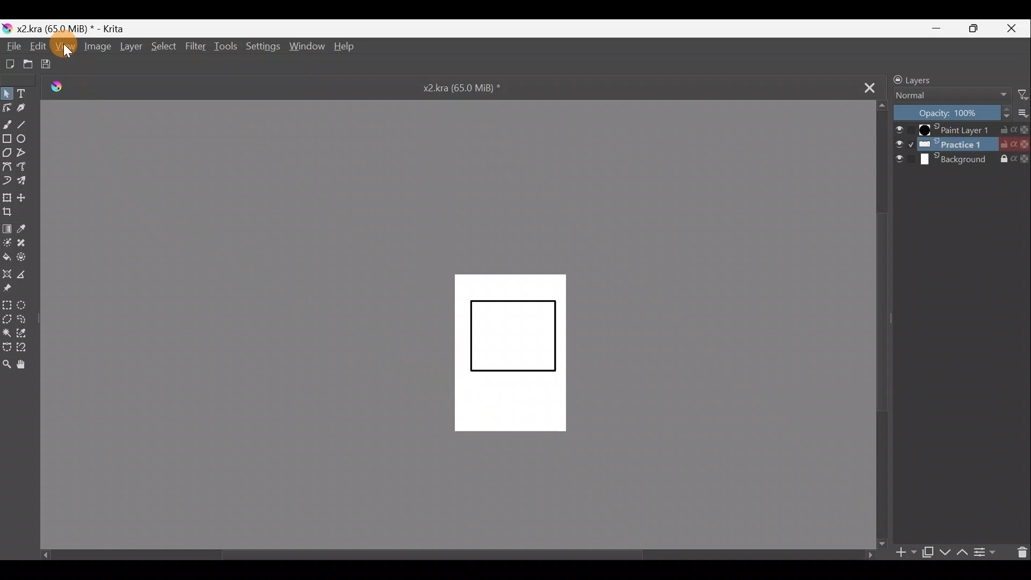 This screenshot has width=1031, height=580. Describe the element at coordinates (7, 137) in the screenshot. I see `Rectangle tool` at that location.